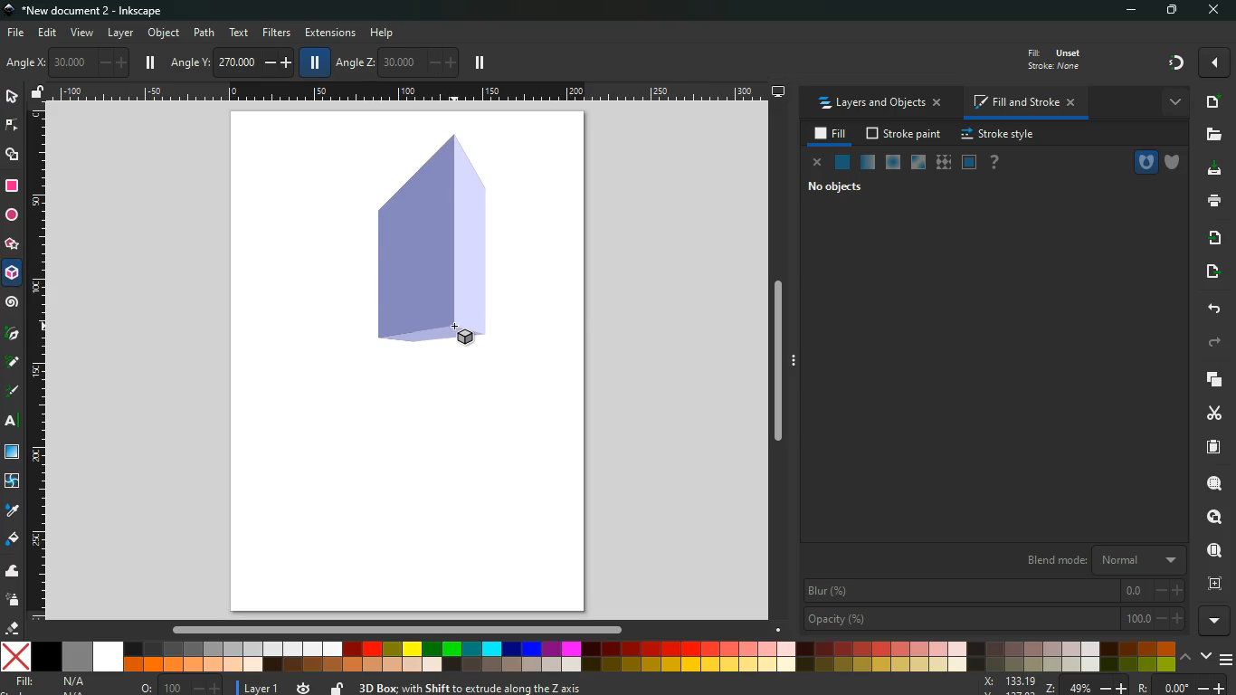 This screenshot has width=1236, height=695. I want to click on Ruler, so click(411, 92).